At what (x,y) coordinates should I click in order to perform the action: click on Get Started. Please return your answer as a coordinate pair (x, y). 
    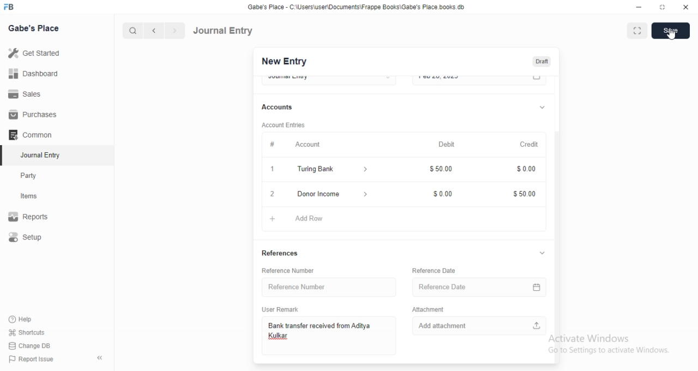
    Looking at the image, I should click on (37, 53).